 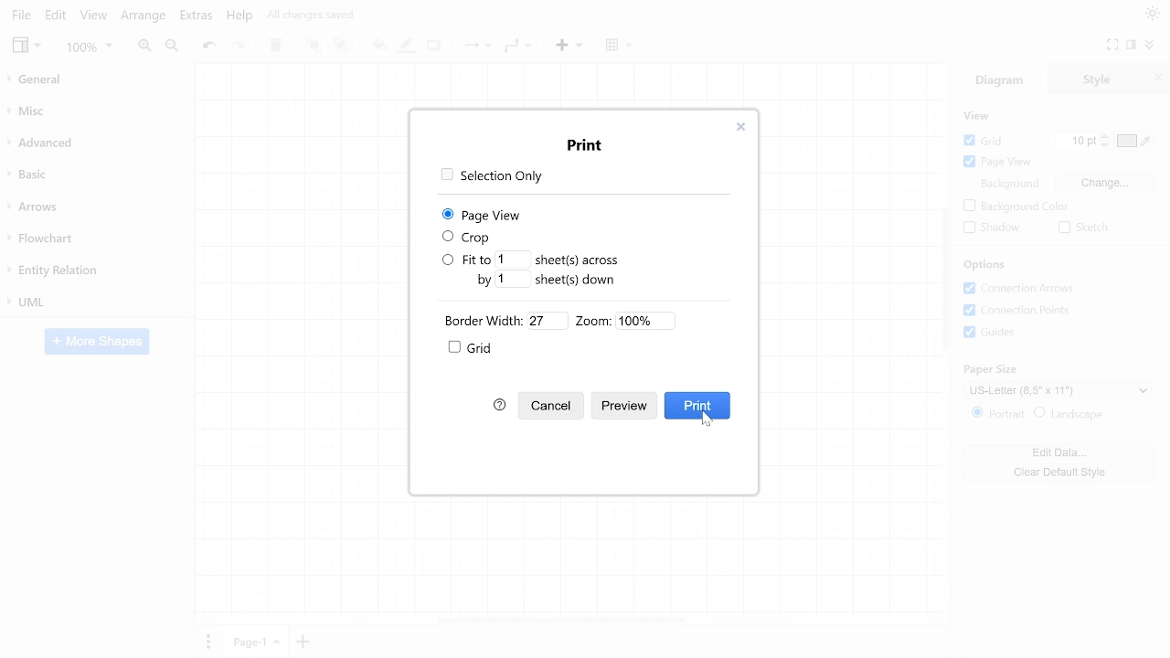 I want to click on View, so click(x=94, y=16).